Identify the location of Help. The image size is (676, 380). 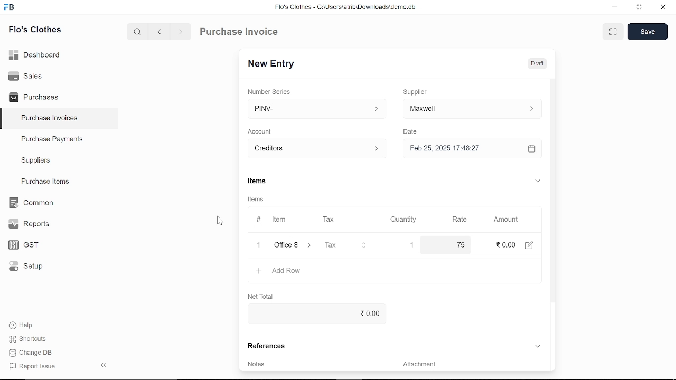
(22, 325).